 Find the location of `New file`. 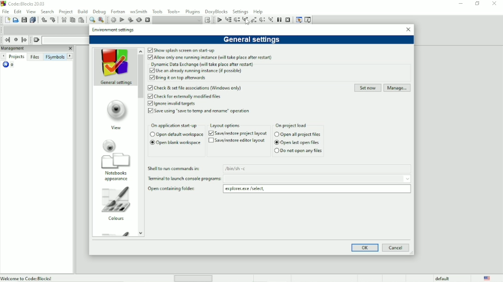

New file is located at coordinates (6, 20).